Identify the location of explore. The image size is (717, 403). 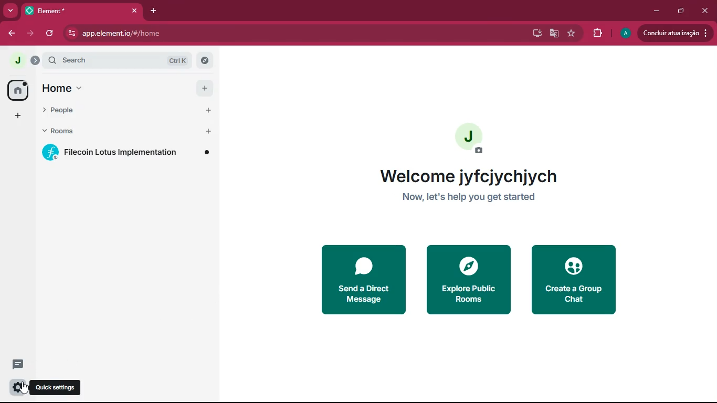
(205, 62).